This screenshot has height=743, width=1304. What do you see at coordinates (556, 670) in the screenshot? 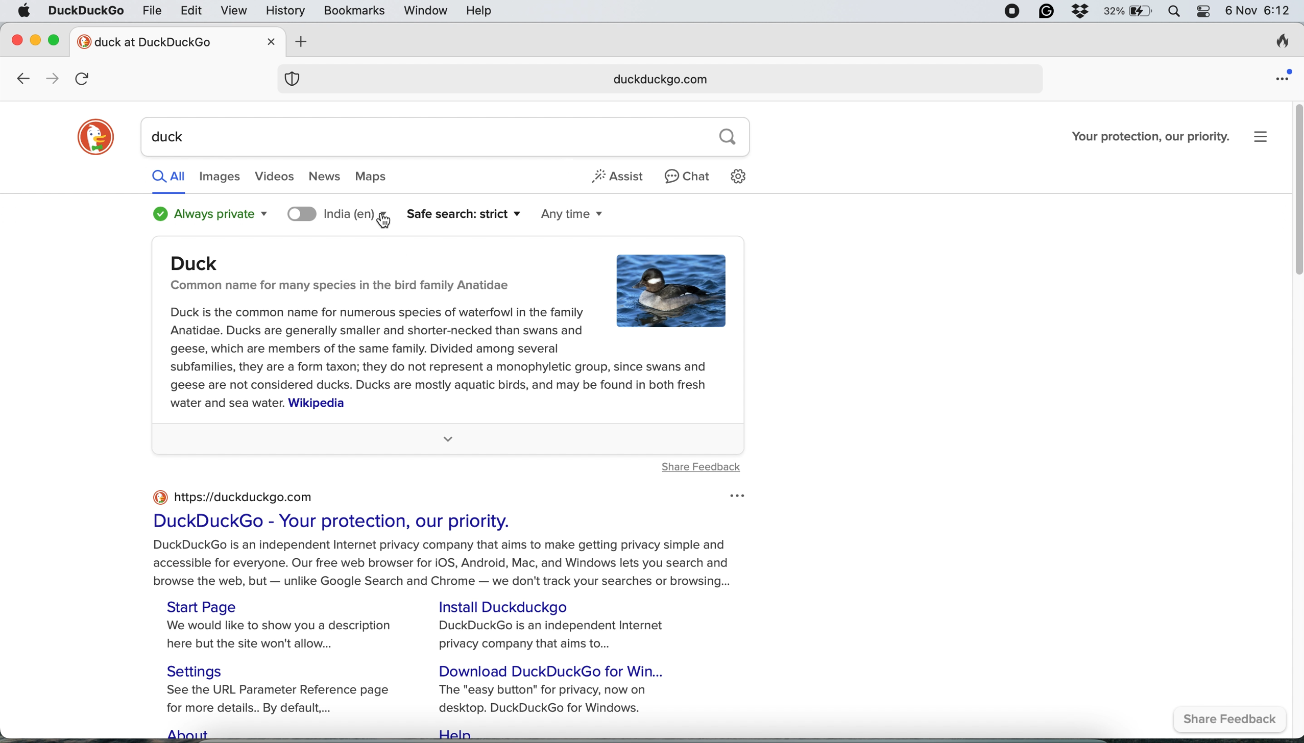
I see `Download DuckDuckGo for Win...` at bounding box center [556, 670].